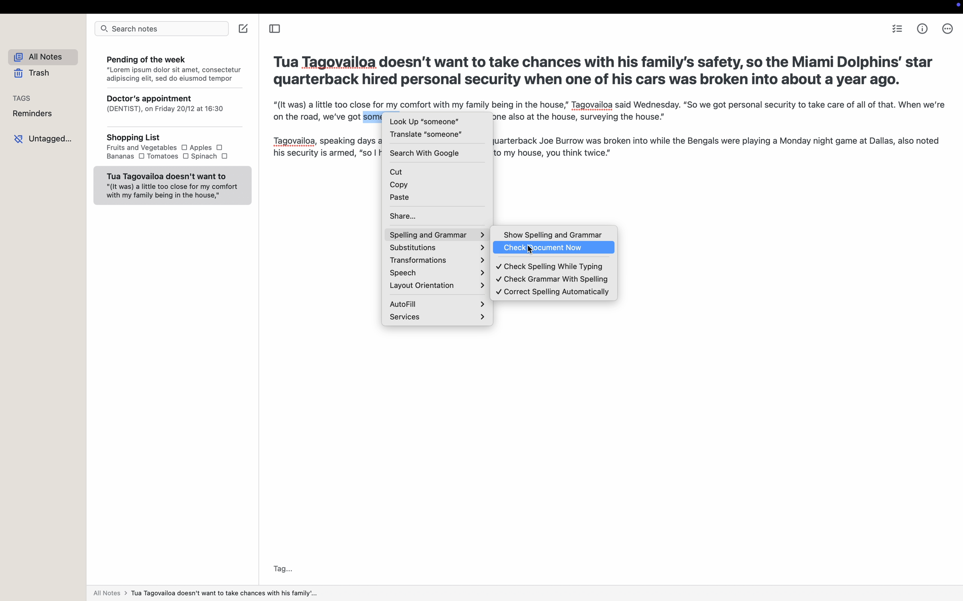 The width and height of the screenshot is (963, 601). What do you see at coordinates (160, 30) in the screenshot?
I see `search bar` at bounding box center [160, 30].